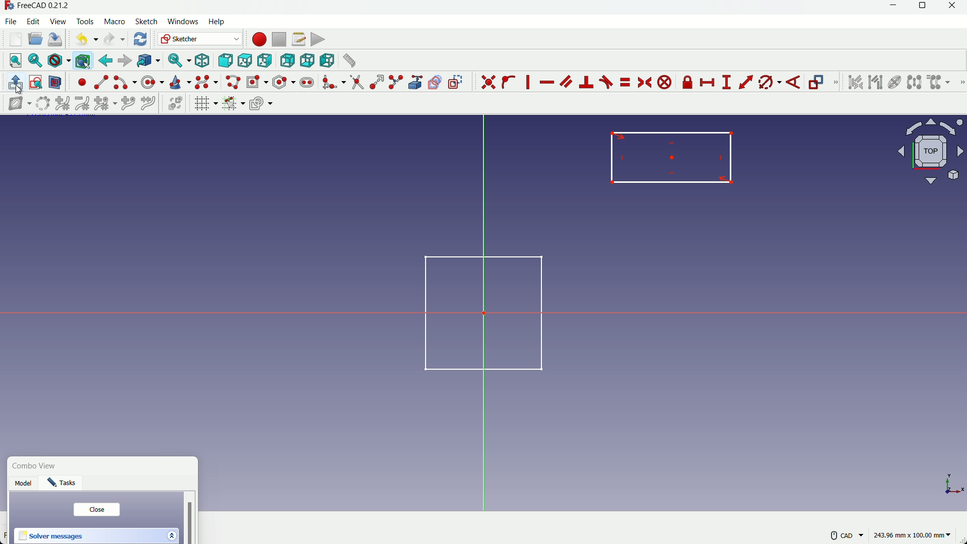  Describe the element at coordinates (51, 536) in the screenshot. I see `Solver Messages` at that location.